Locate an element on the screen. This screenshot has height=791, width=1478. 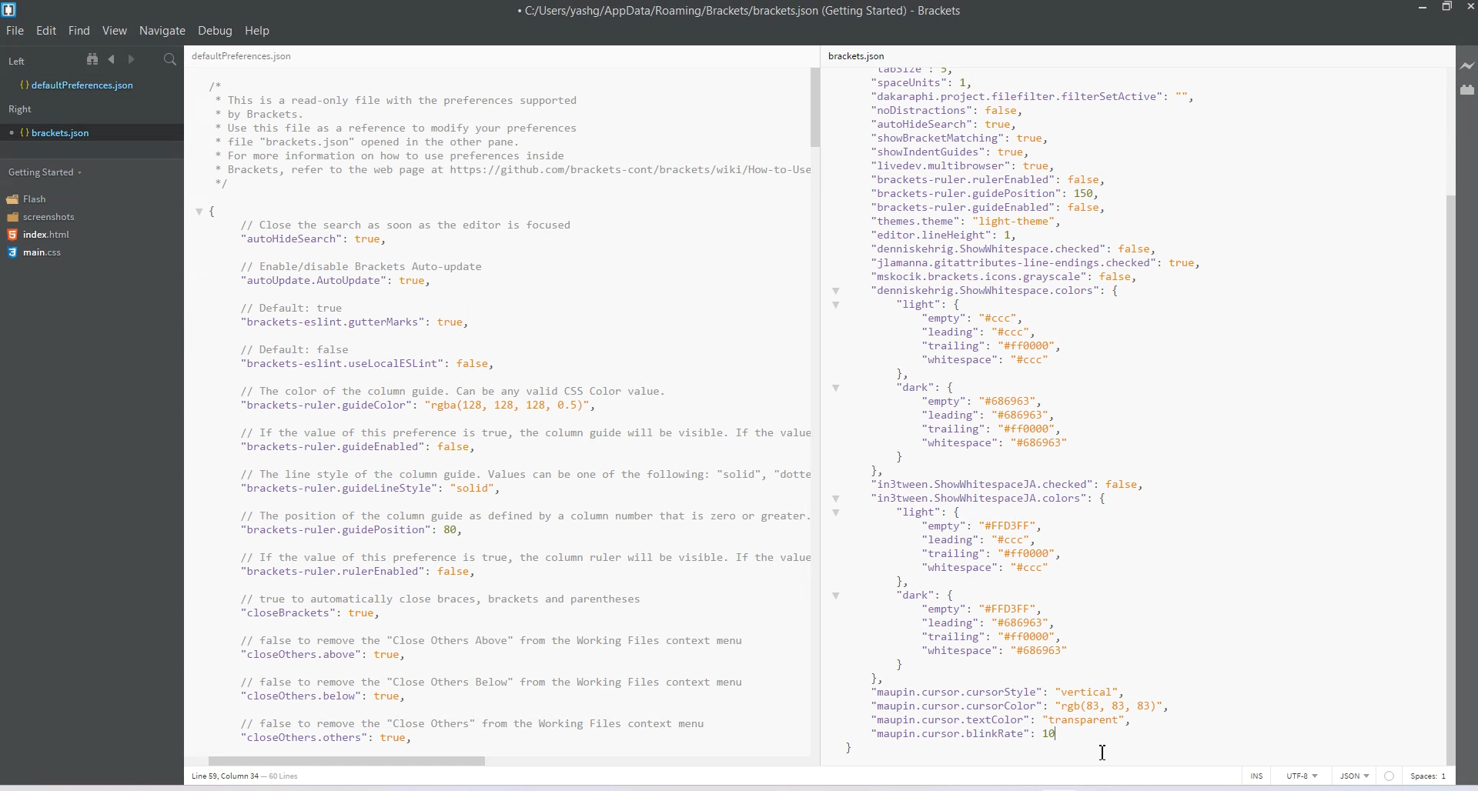
JSON is located at coordinates (1356, 776).